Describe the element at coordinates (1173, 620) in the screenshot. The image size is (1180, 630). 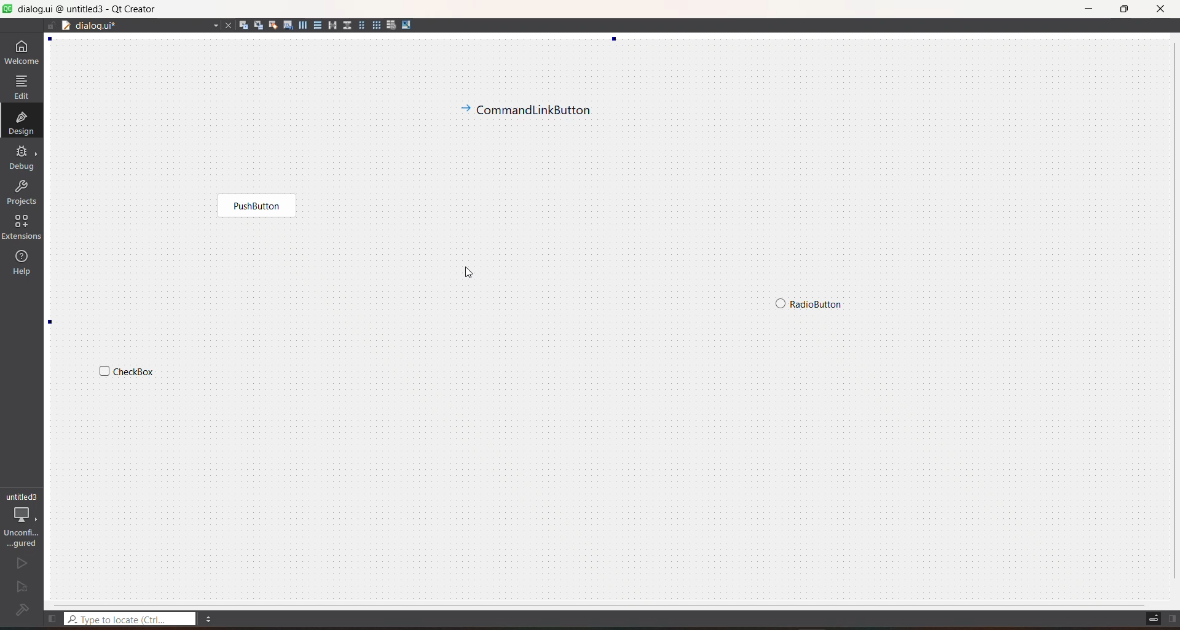
I see `show right sidebar` at that location.